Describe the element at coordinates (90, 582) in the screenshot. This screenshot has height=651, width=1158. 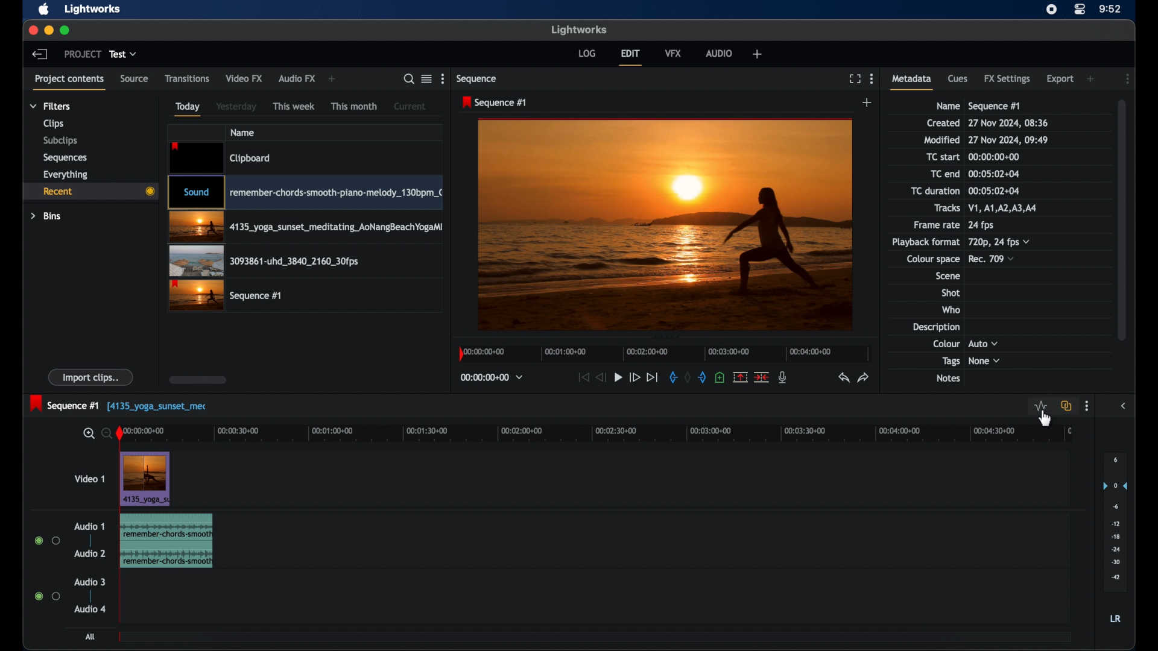
I see `audio 3` at that location.